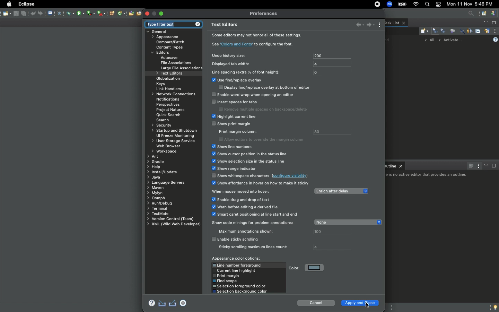 Image resolution: width=499 pixels, height=312 pixels. Describe the element at coordinates (162, 13) in the screenshot. I see `Maximize` at that location.